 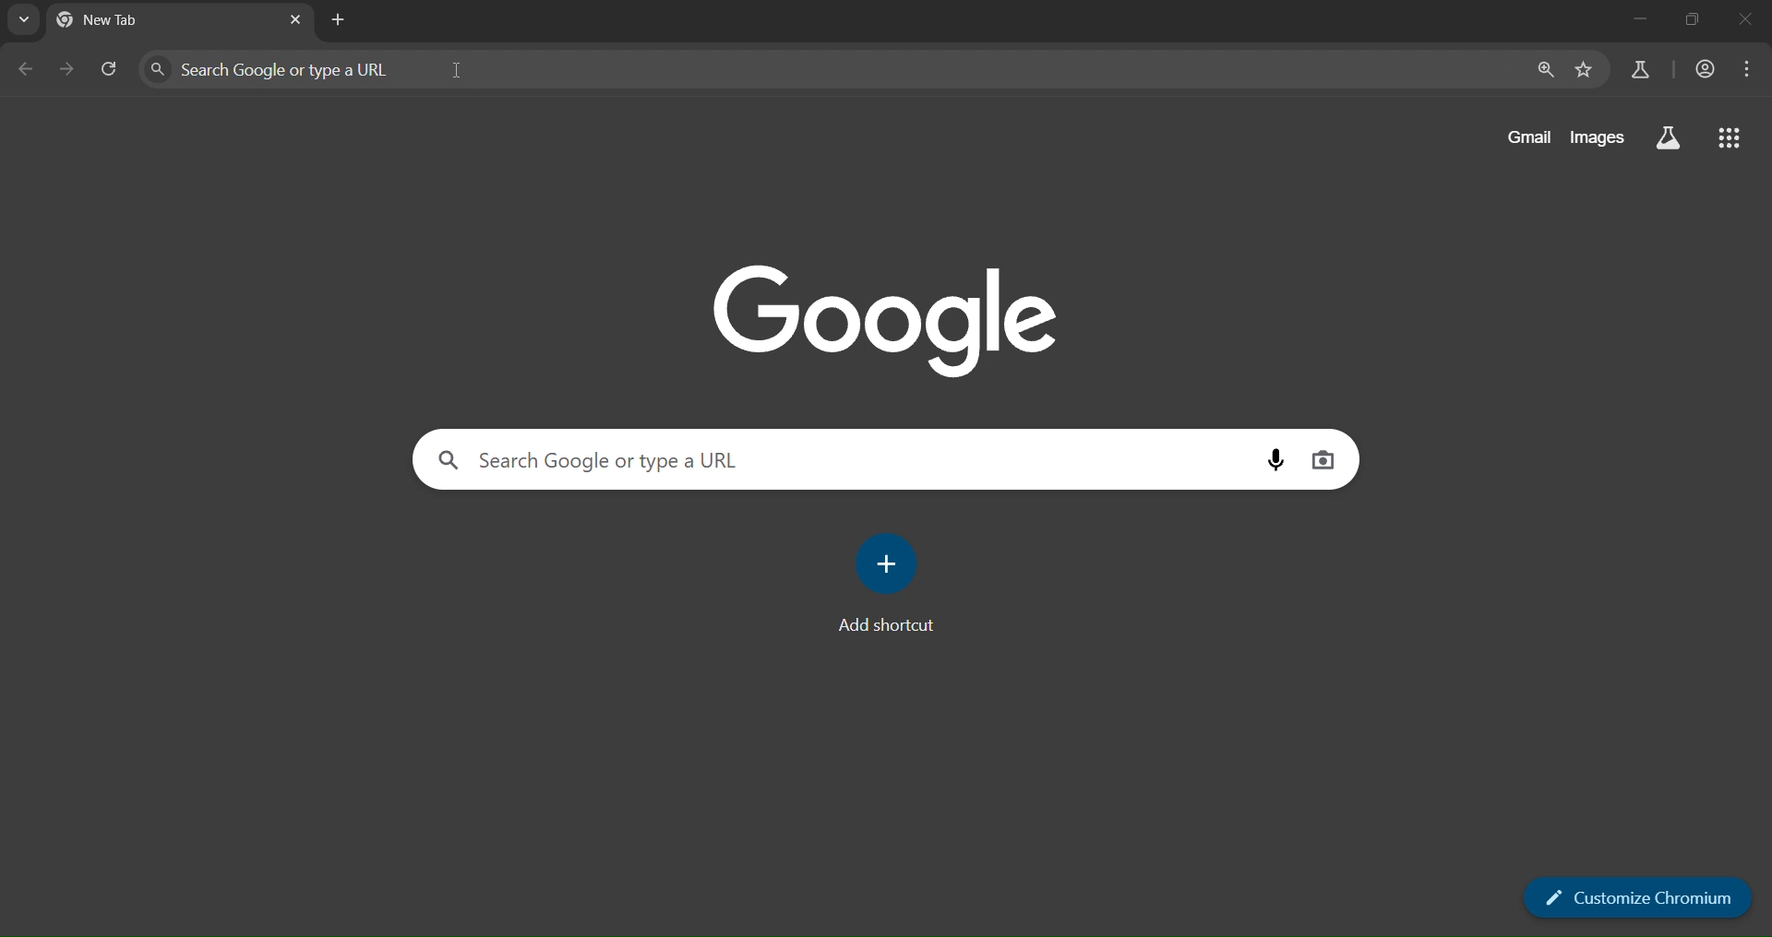 I want to click on cursor, so click(x=458, y=69).